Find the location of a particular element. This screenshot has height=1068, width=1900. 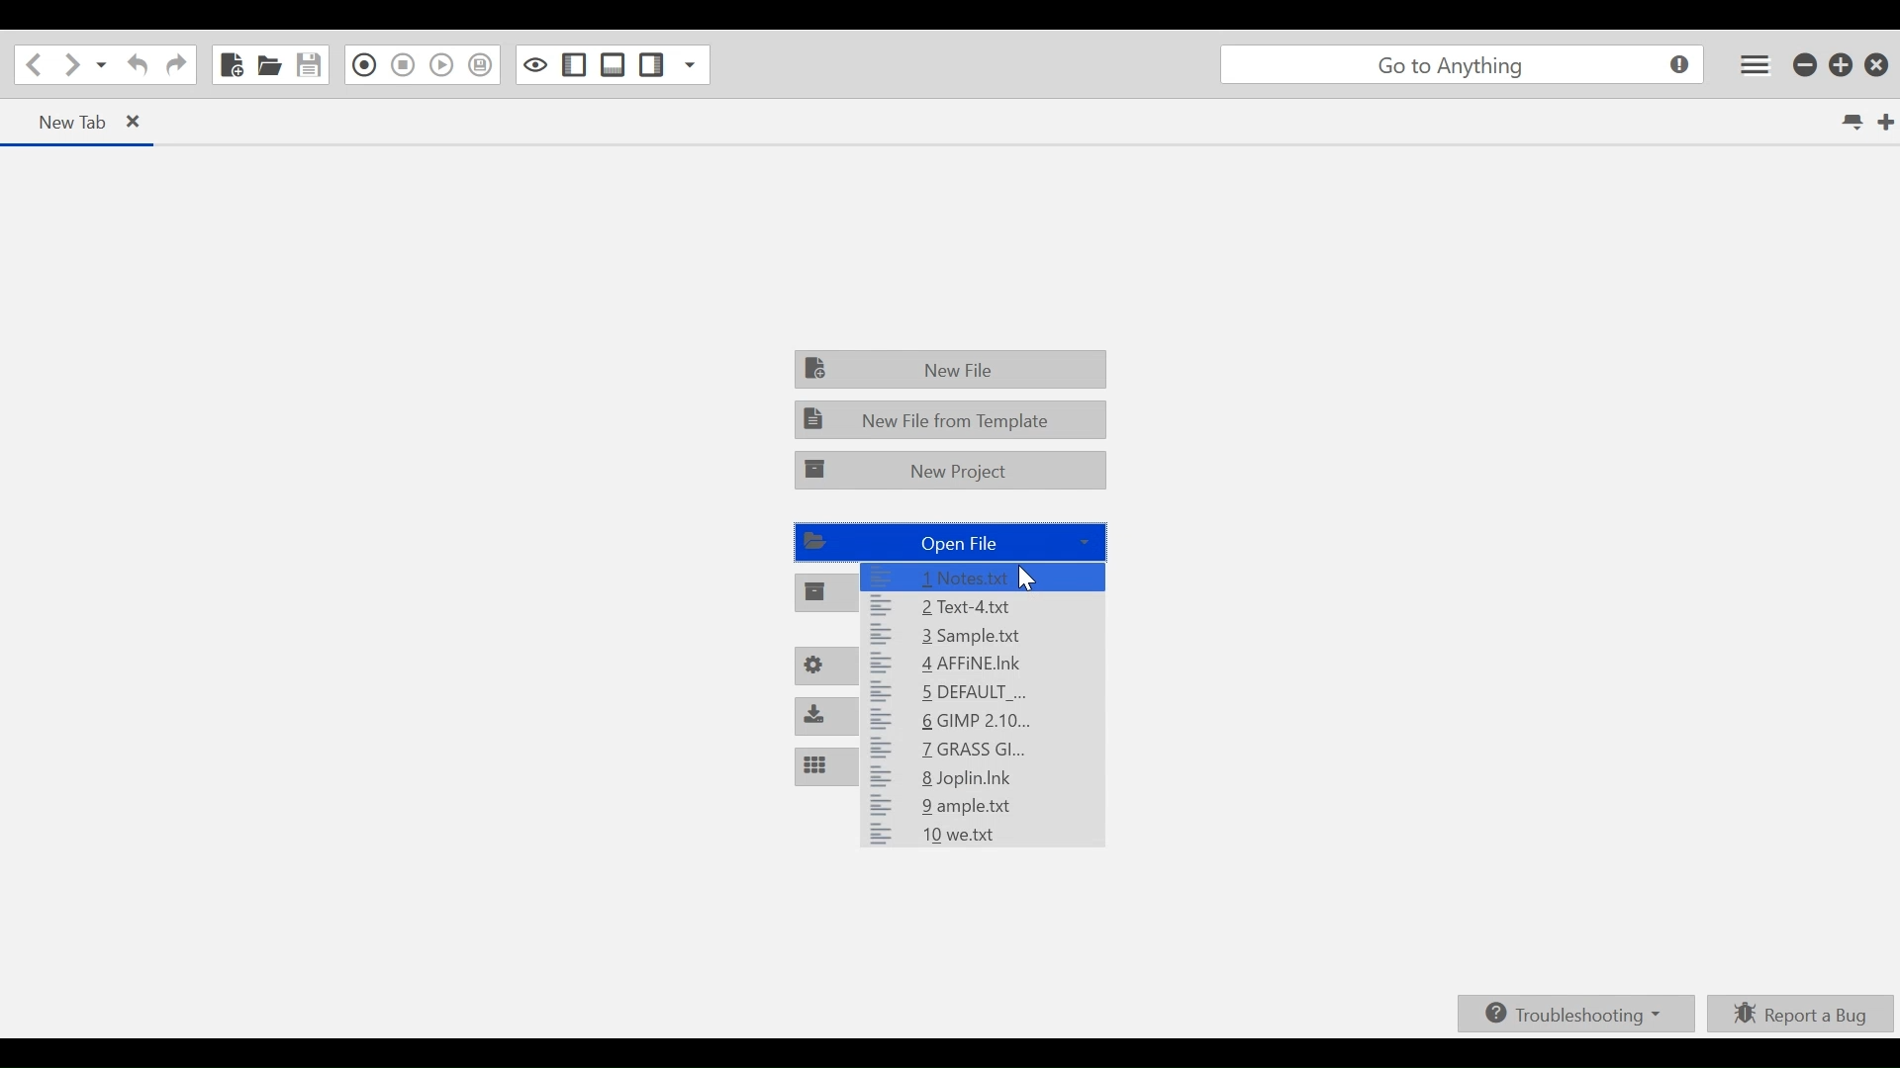

New File is located at coordinates (949, 370).